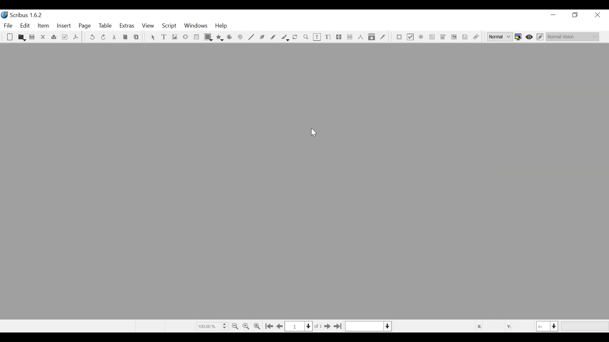 This screenshot has height=342, width=609. What do you see at coordinates (247, 325) in the screenshot?
I see `Zoom to 100` at bounding box center [247, 325].